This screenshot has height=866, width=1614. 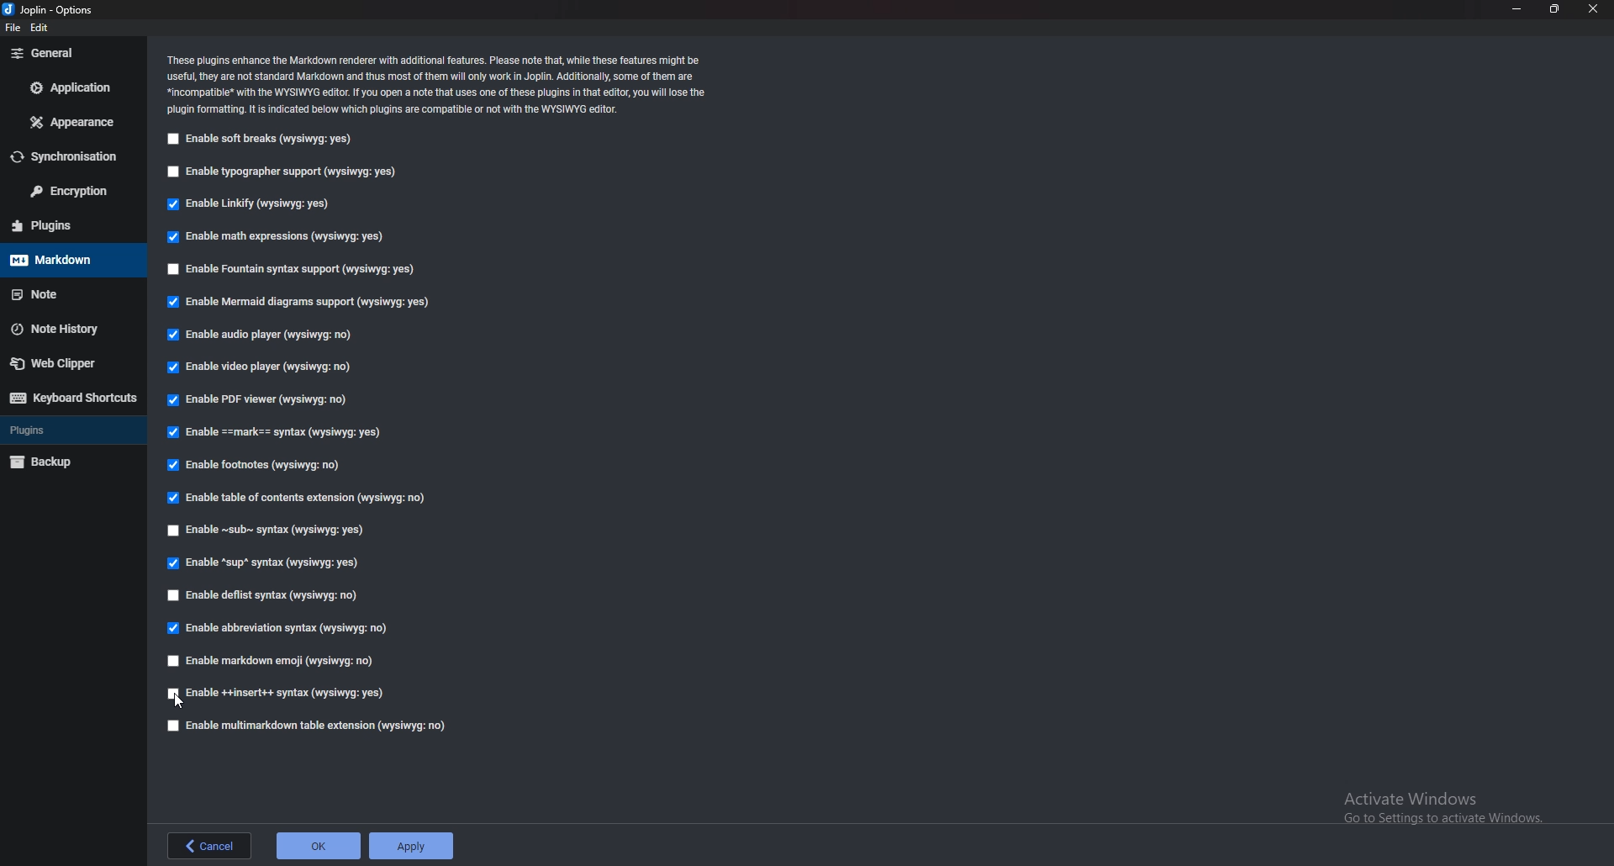 What do you see at coordinates (302, 498) in the screenshot?
I see `Enable table of contents extension (wysiwyg: no)` at bounding box center [302, 498].